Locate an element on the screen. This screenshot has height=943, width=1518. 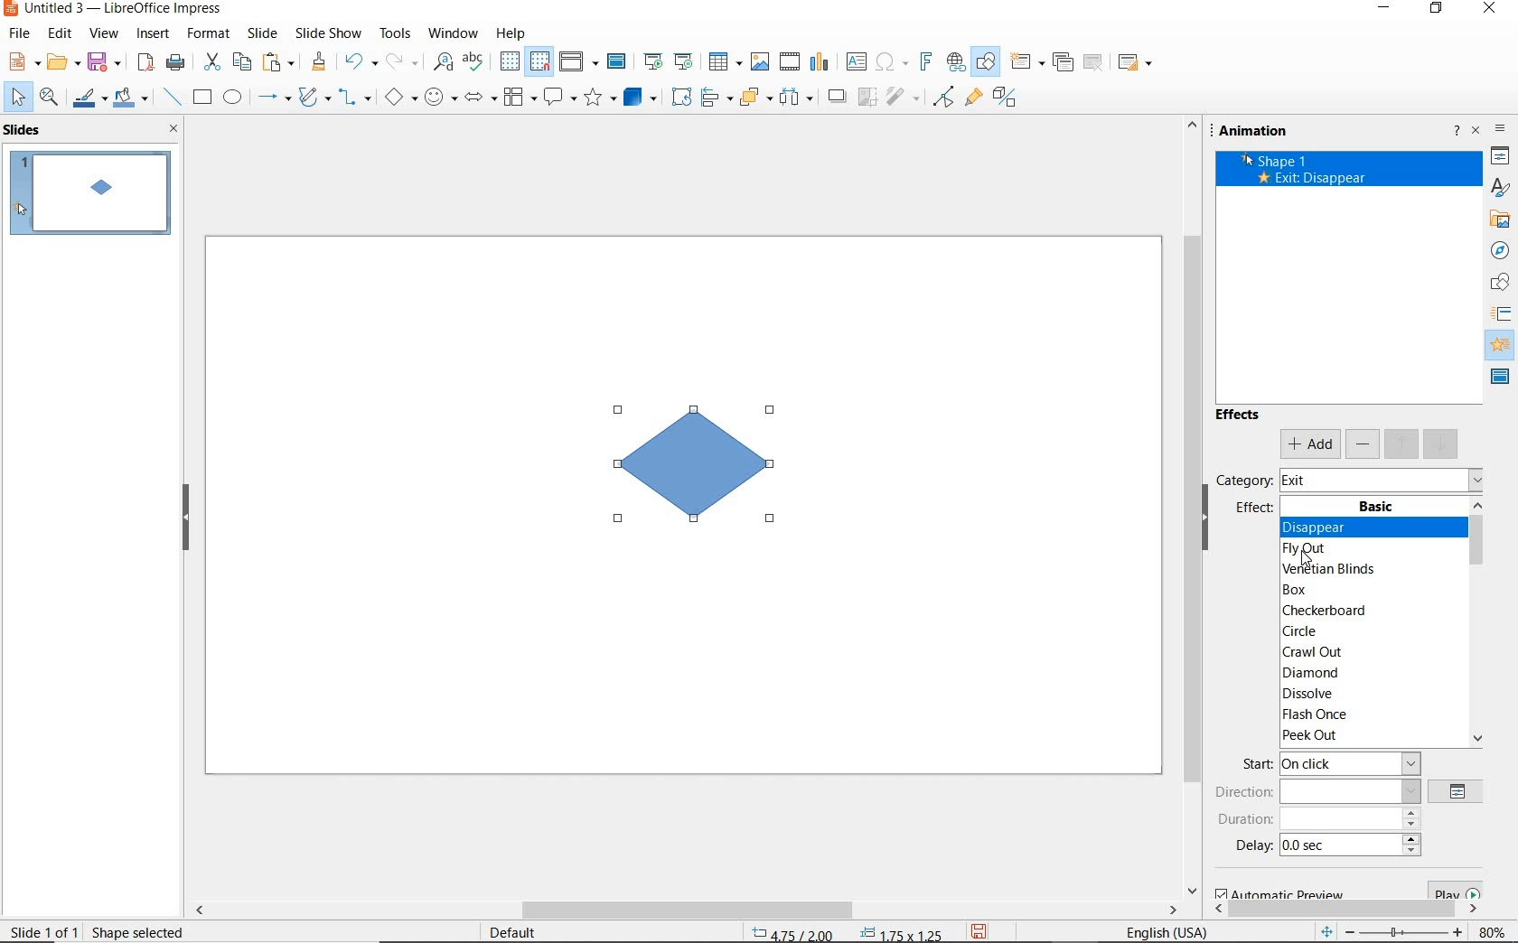
snap to grid is located at coordinates (540, 61).